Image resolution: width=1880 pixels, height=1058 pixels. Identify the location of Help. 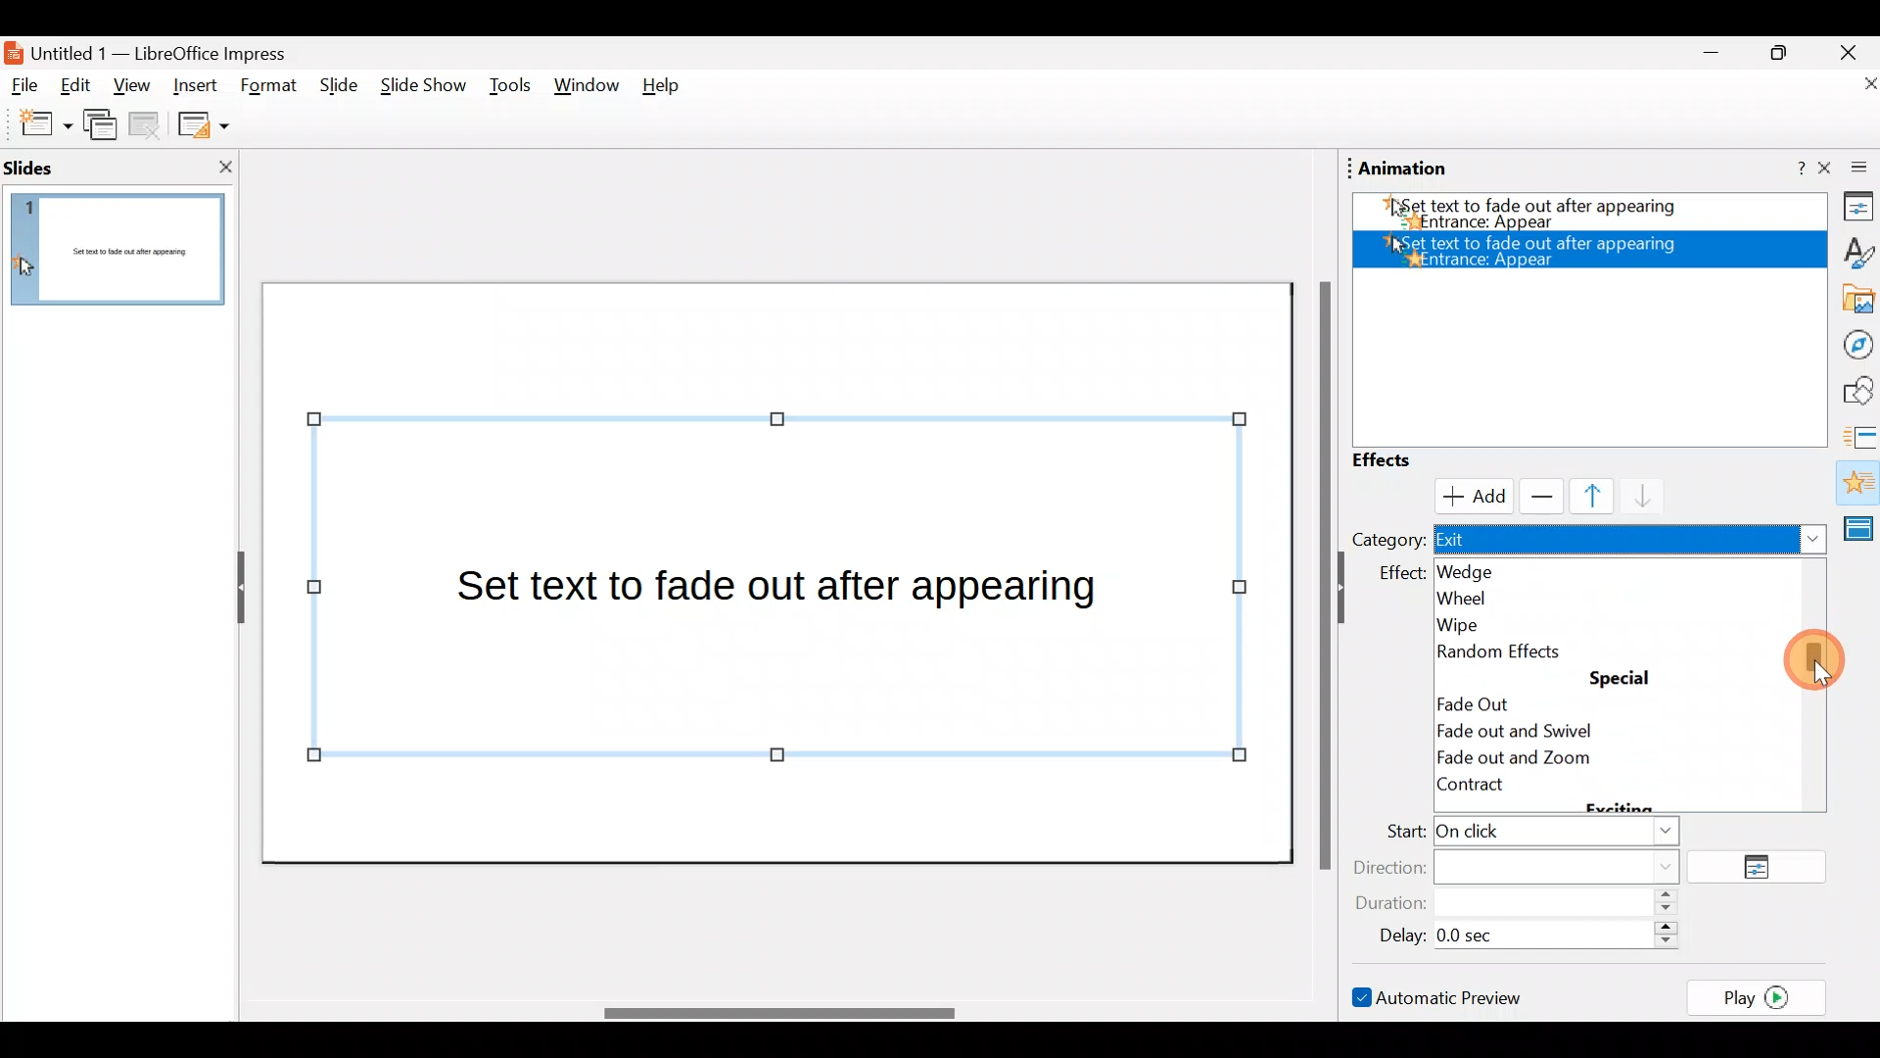
(1787, 169).